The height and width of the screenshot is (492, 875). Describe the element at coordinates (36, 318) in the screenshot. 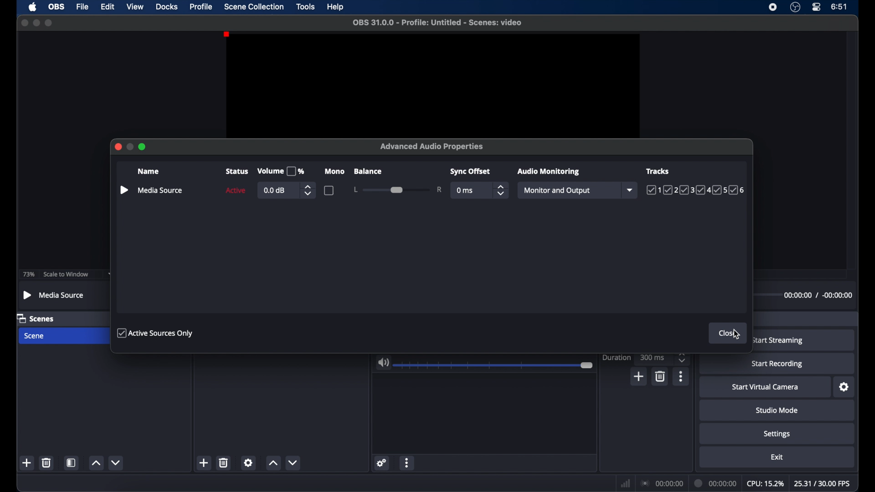

I see `scenes` at that location.